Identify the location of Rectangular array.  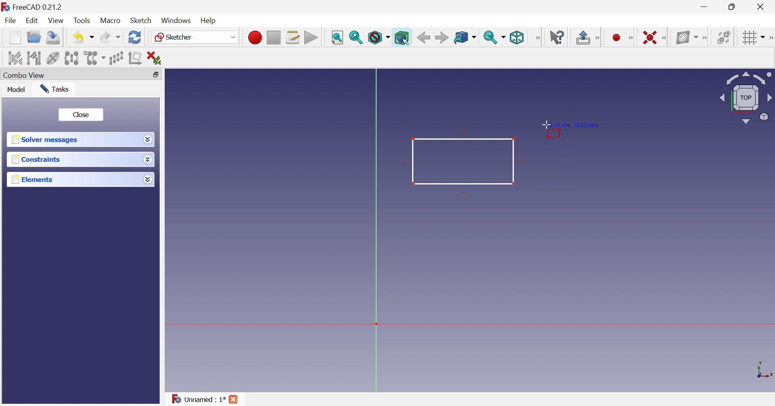
(117, 59).